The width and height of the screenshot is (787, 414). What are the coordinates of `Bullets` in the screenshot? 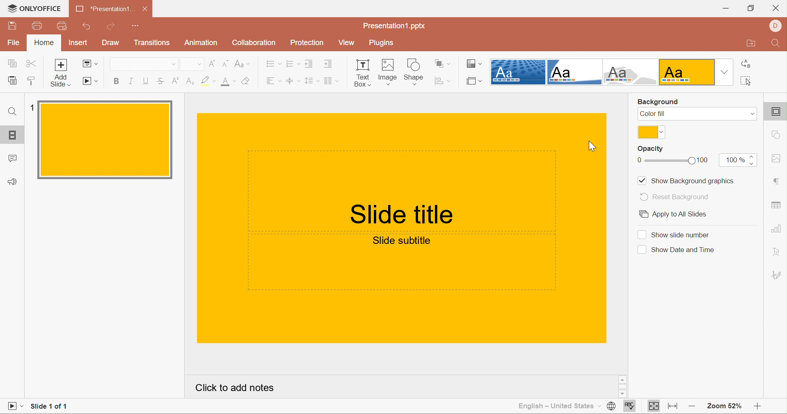 It's located at (274, 63).